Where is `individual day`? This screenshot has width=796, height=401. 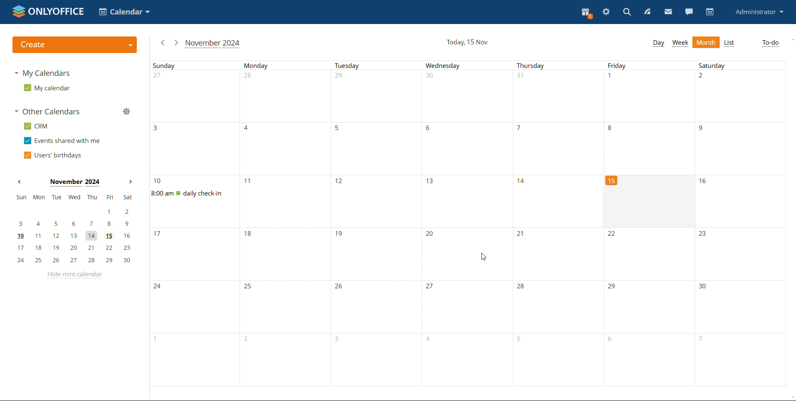 individual day is located at coordinates (377, 65).